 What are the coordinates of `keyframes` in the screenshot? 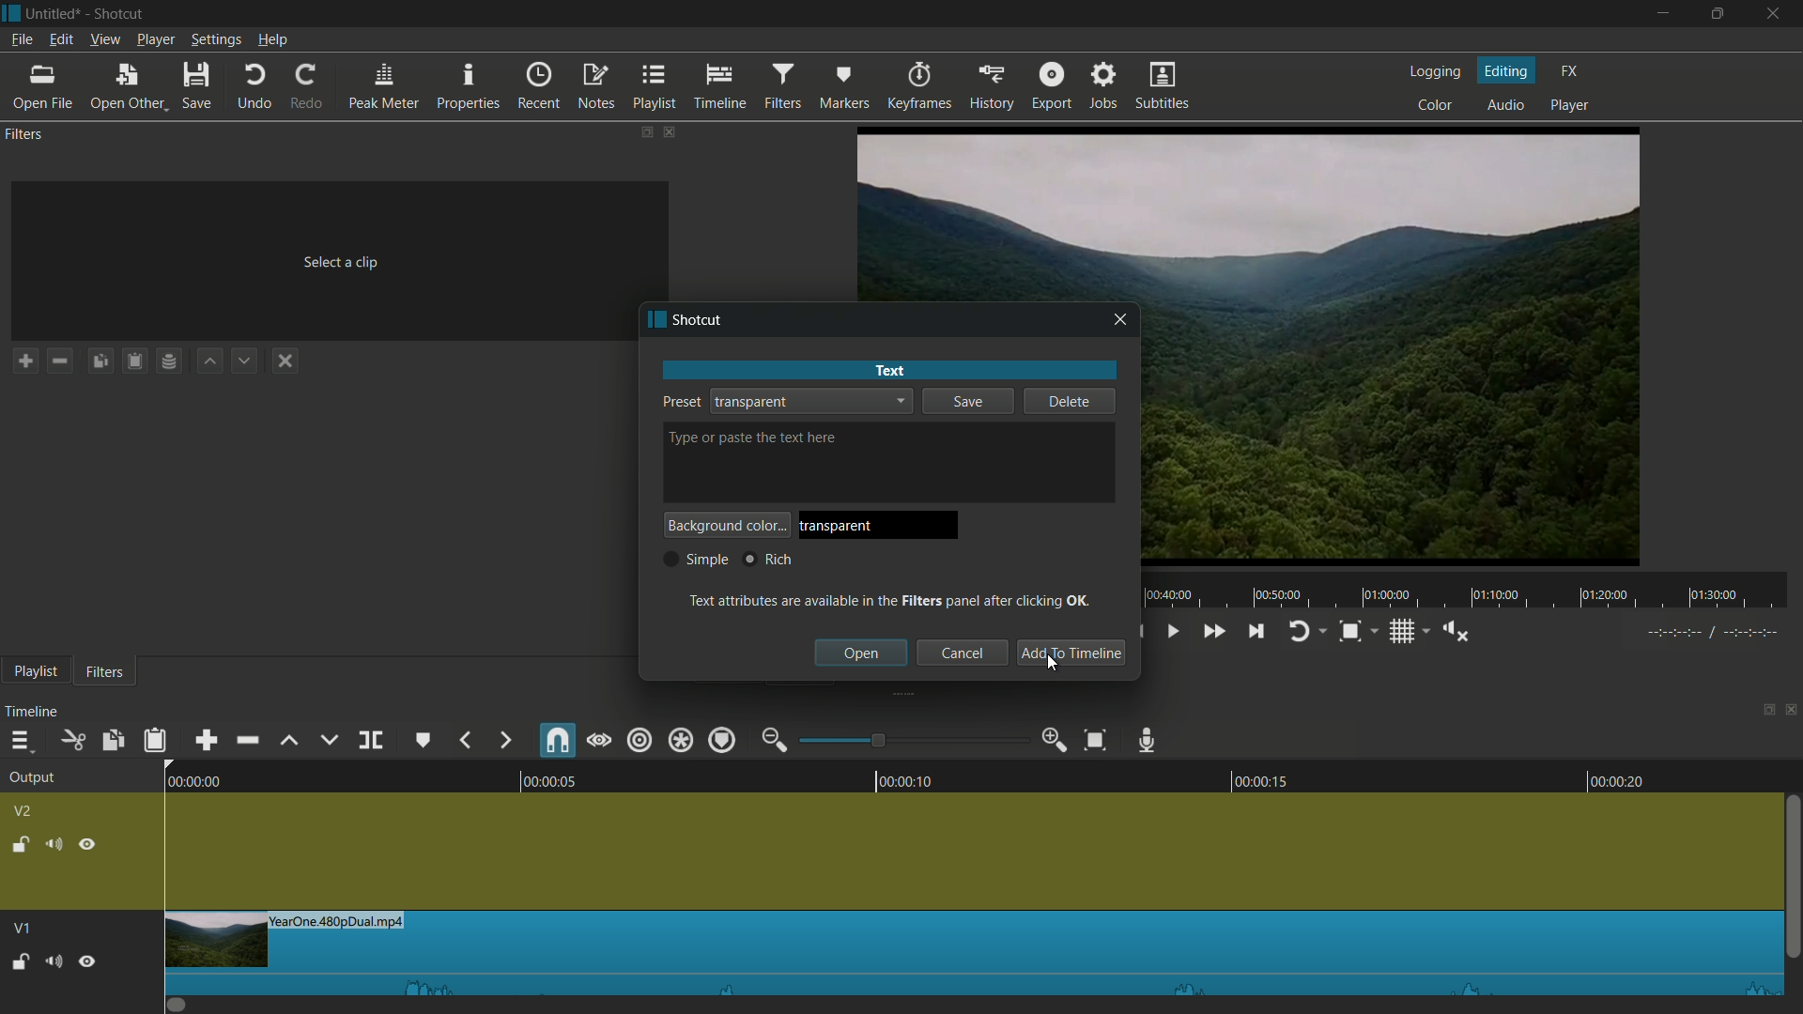 It's located at (917, 86).